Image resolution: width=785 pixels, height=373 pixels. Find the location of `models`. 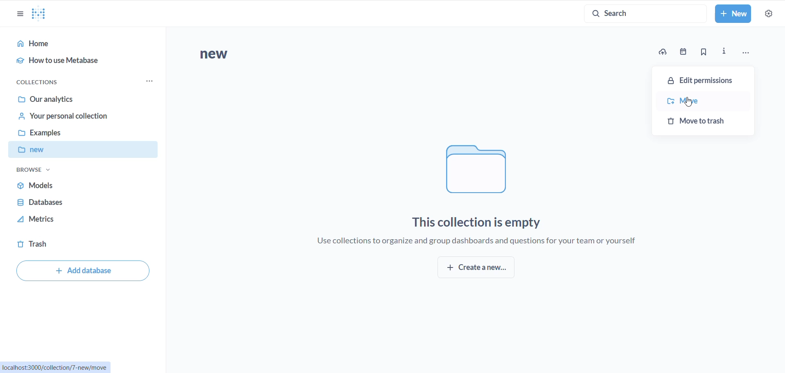

models is located at coordinates (68, 185).